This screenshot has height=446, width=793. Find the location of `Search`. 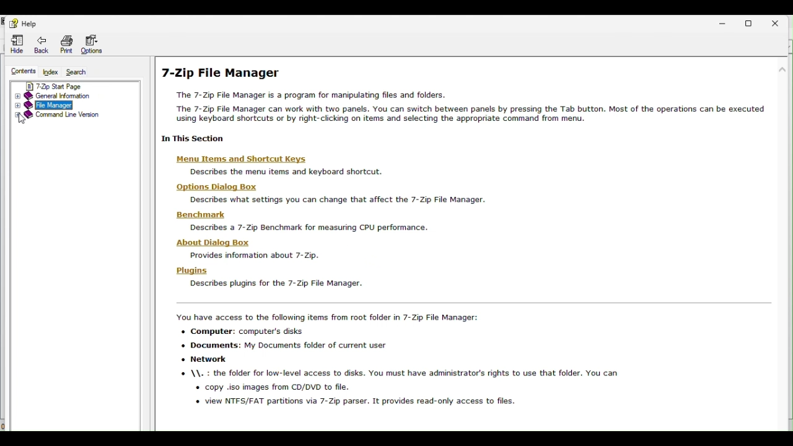

Search is located at coordinates (83, 72).